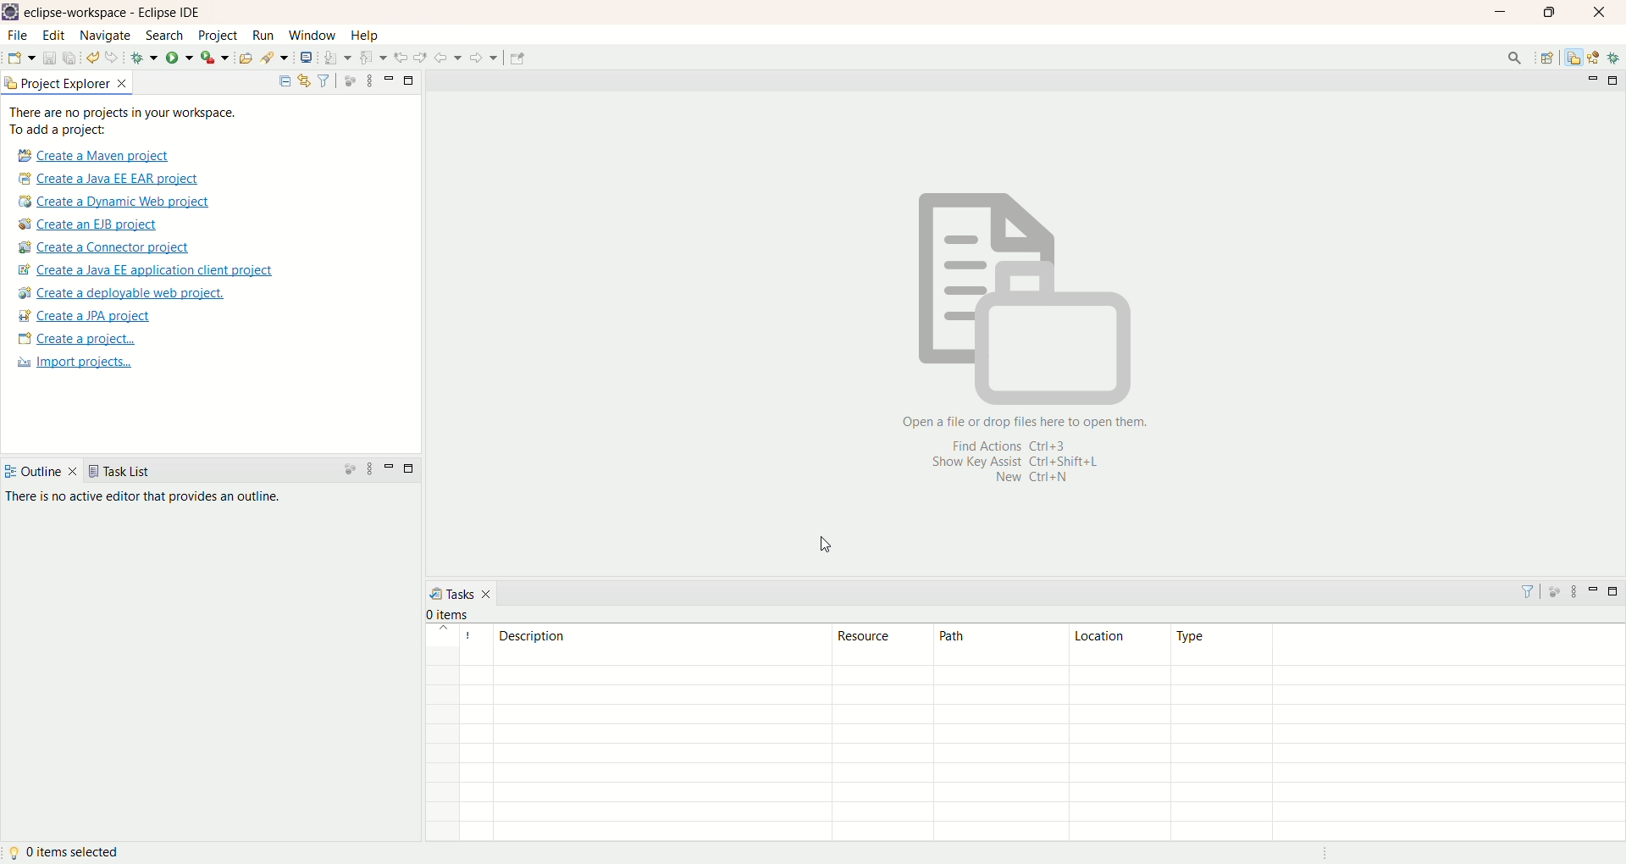  What do you see at coordinates (390, 468) in the screenshot?
I see `minimize` at bounding box center [390, 468].